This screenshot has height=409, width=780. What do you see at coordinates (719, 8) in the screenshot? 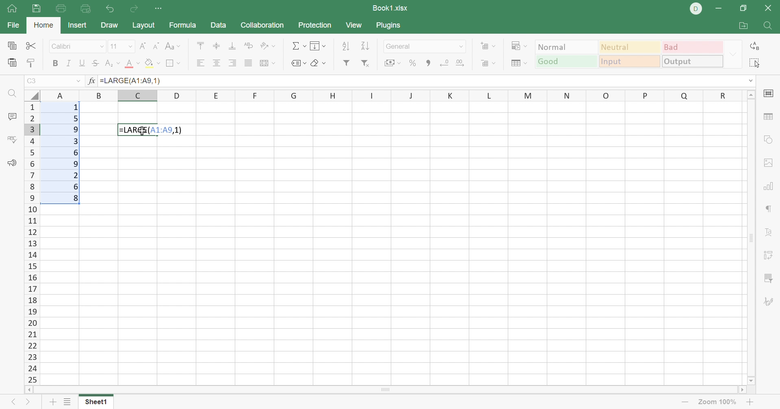
I see `Minimize` at bounding box center [719, 8].